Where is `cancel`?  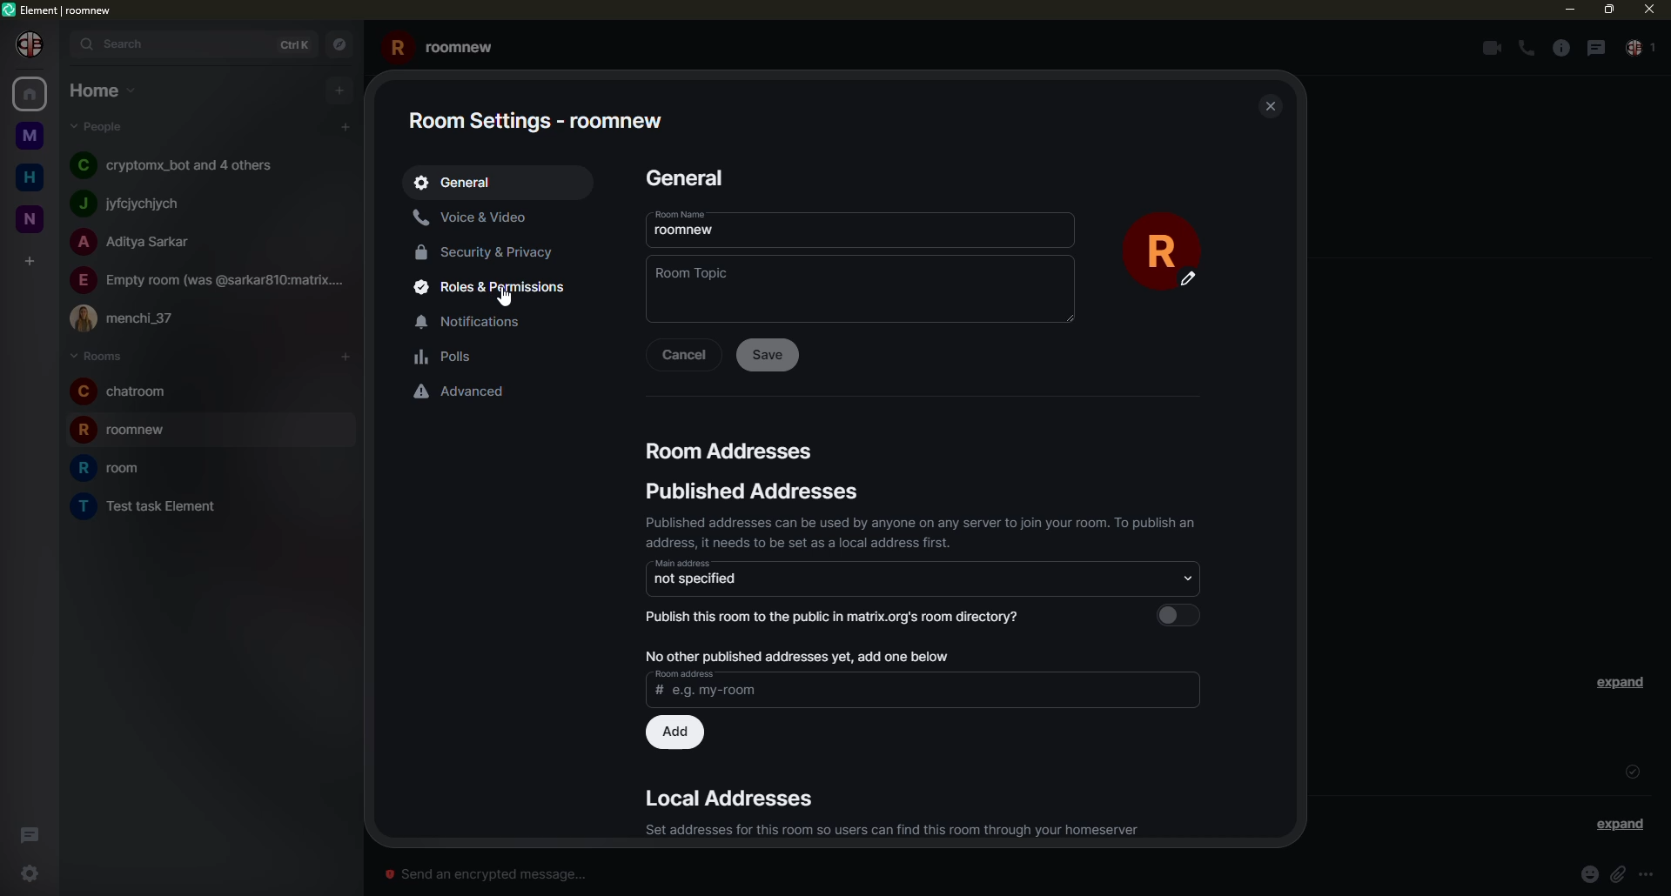
cancel is located at coordinates (686, 352).